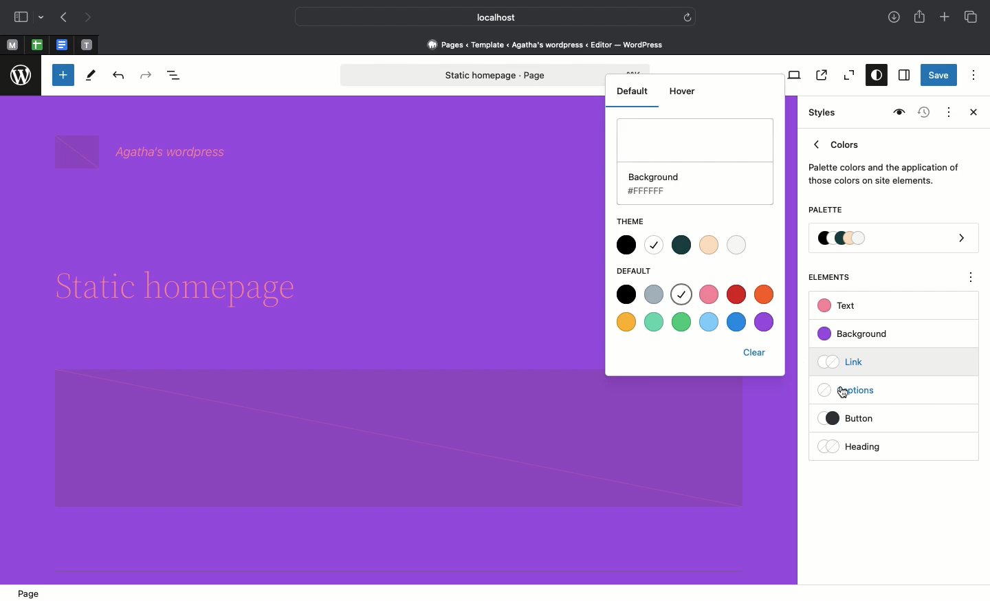 This screenshot has width=990, height=601. Describe the element at coordinates (681, 90) in the screenshot. I see `Hover` at that location.